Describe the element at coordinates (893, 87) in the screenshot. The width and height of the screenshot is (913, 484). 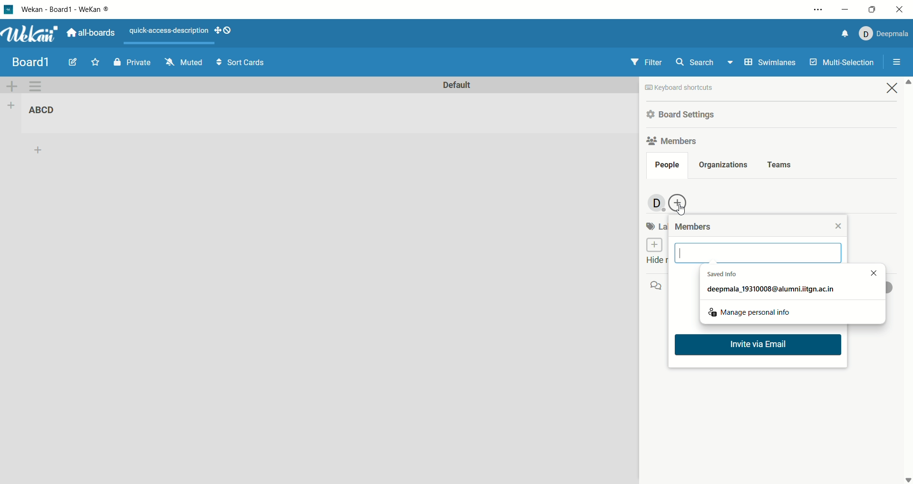
I see `close` at that location.